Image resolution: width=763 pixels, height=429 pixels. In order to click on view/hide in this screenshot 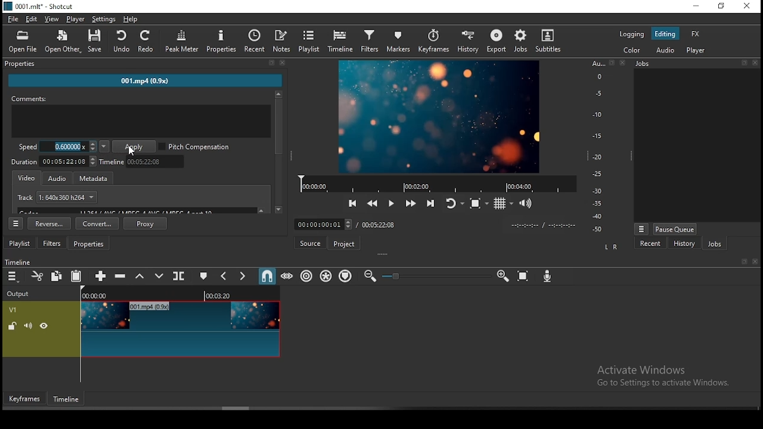, I will do `click(46, 327)`.